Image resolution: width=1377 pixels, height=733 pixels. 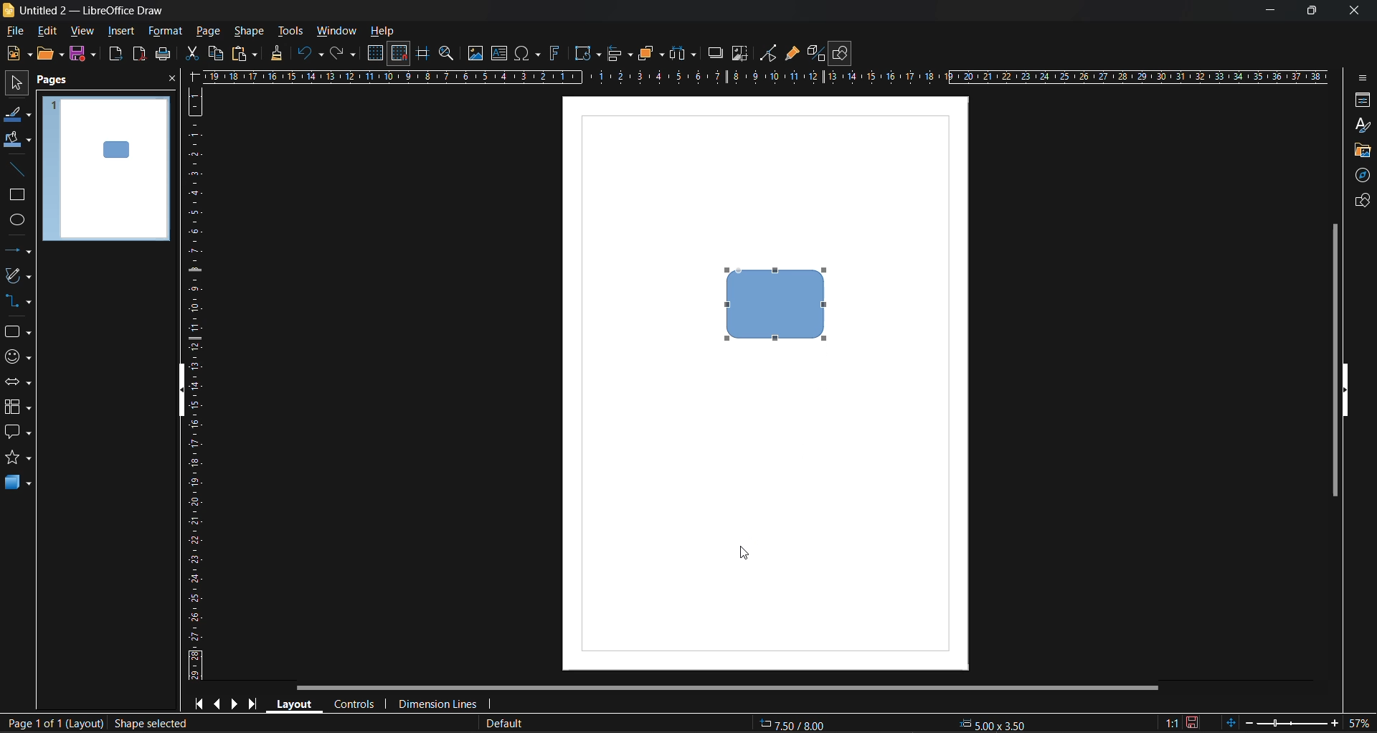 I want to click on image, so click(x=475, y=53).